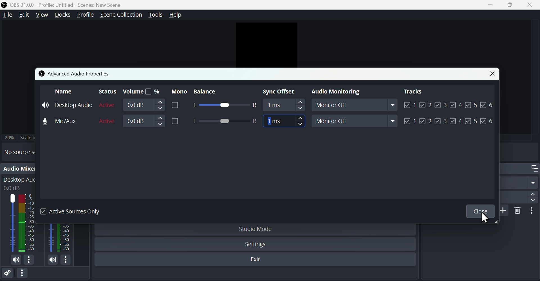  I want to click on Balance slider, so click(224, 106).